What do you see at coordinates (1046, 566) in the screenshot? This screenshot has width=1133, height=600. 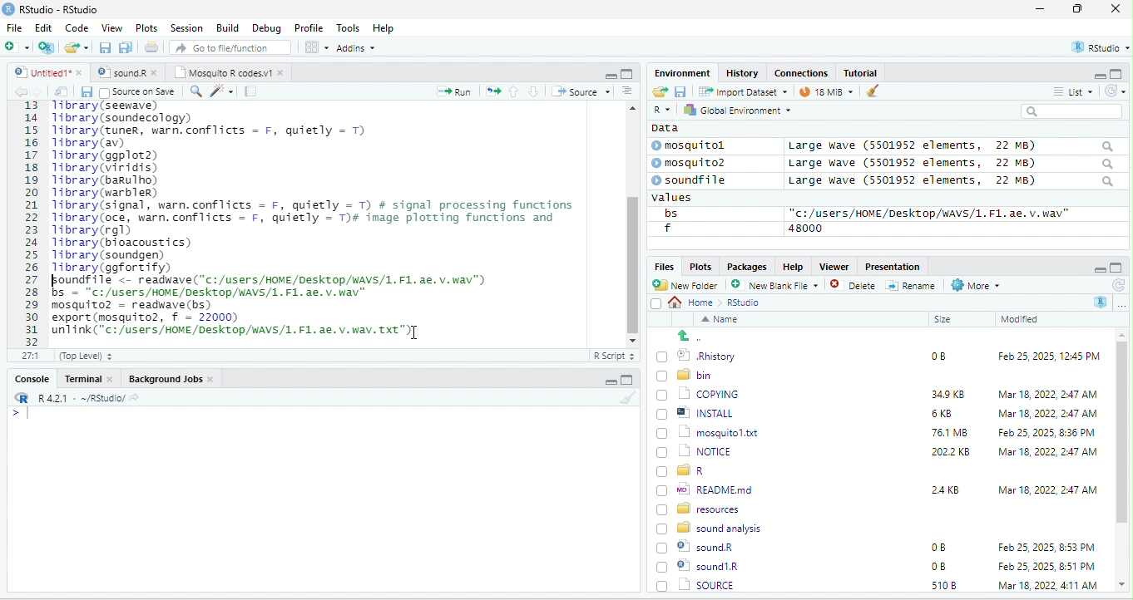 I see `Mar 18, 2022, 4:11 AM` at bounding box center [1046, 566].